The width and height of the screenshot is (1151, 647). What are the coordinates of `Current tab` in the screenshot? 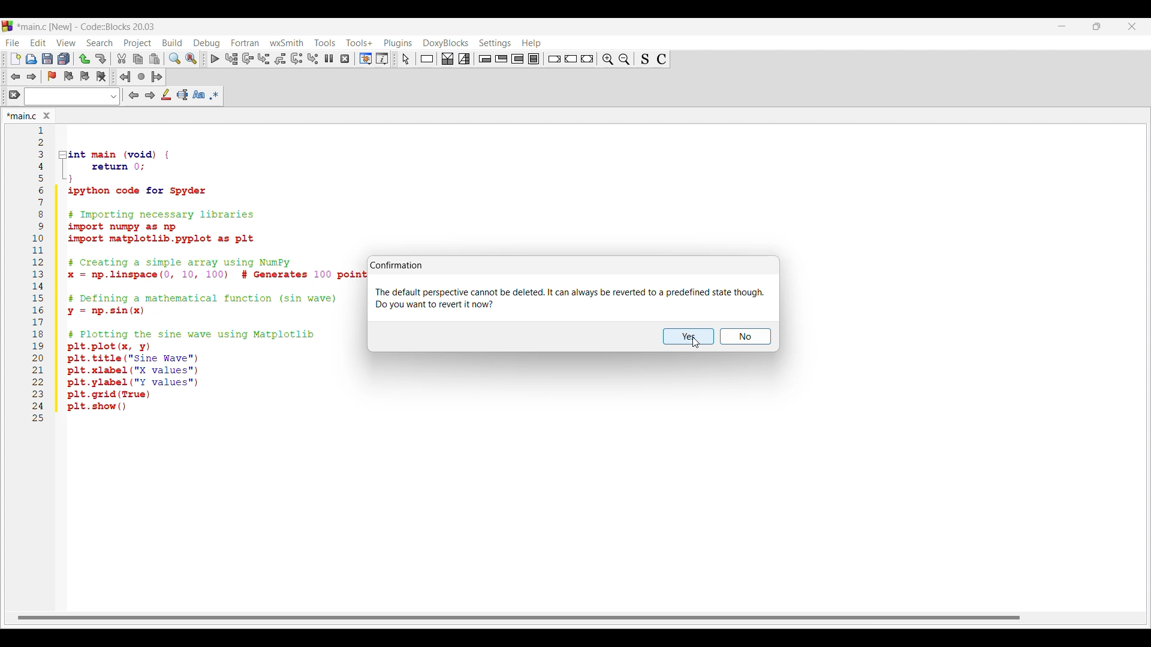 It's located at (22, 116).